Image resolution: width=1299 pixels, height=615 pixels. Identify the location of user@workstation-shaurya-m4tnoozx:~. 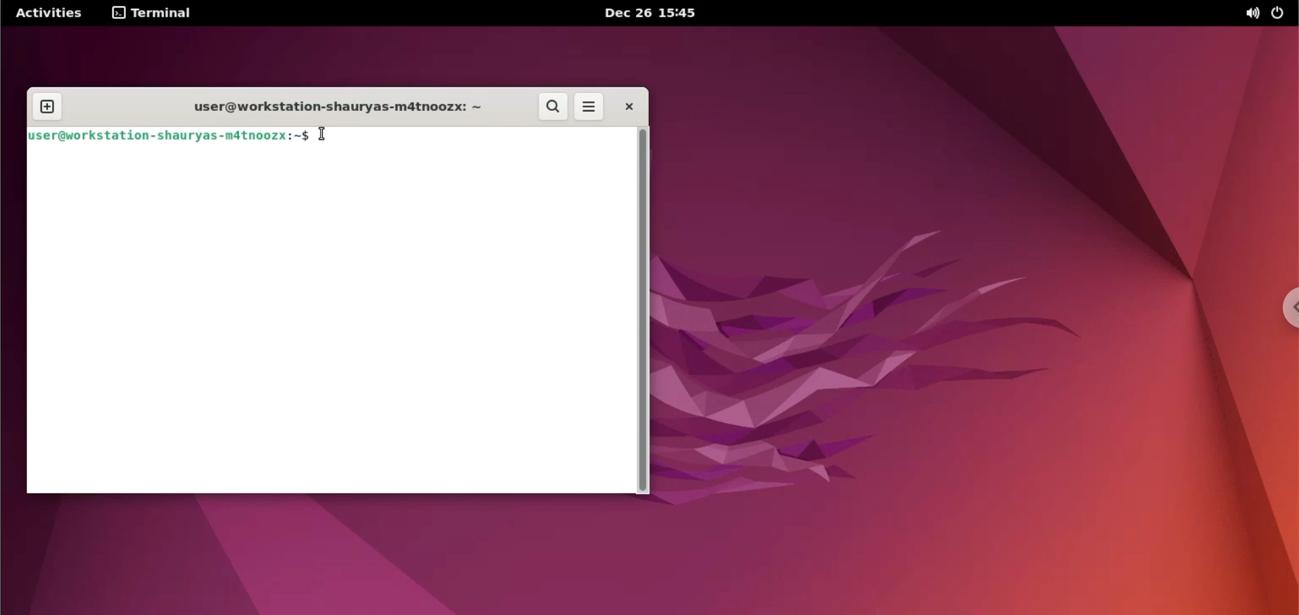
(334, 108).